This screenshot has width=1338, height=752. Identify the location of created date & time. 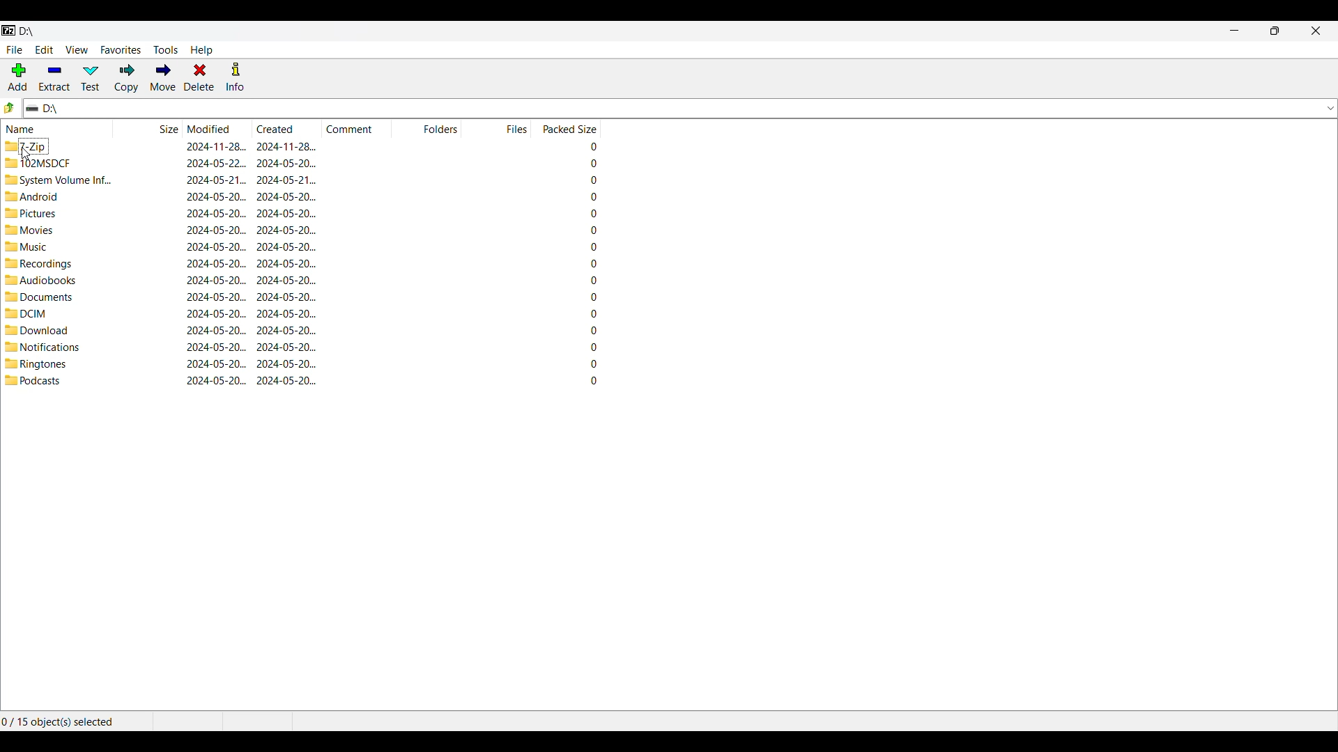
(286, 230).